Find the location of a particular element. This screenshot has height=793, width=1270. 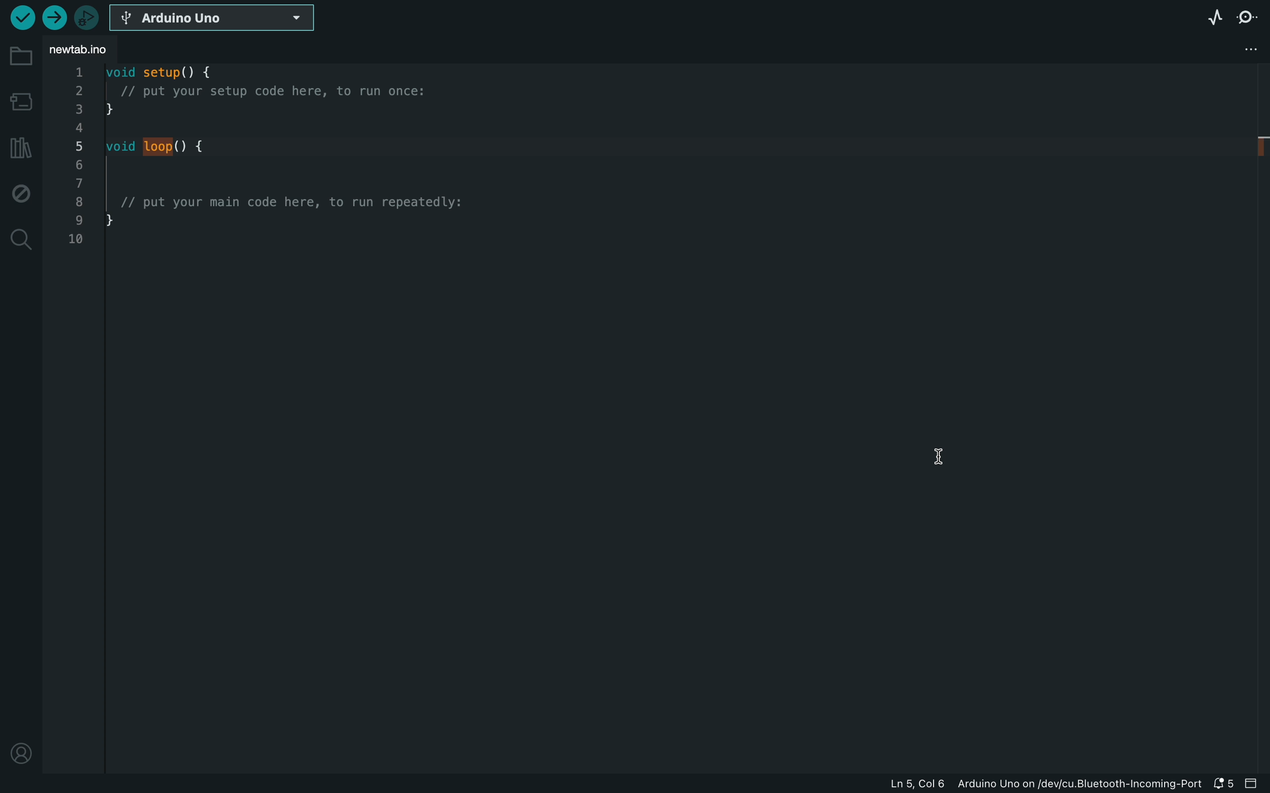

profile is located at coordinates (21, 755).